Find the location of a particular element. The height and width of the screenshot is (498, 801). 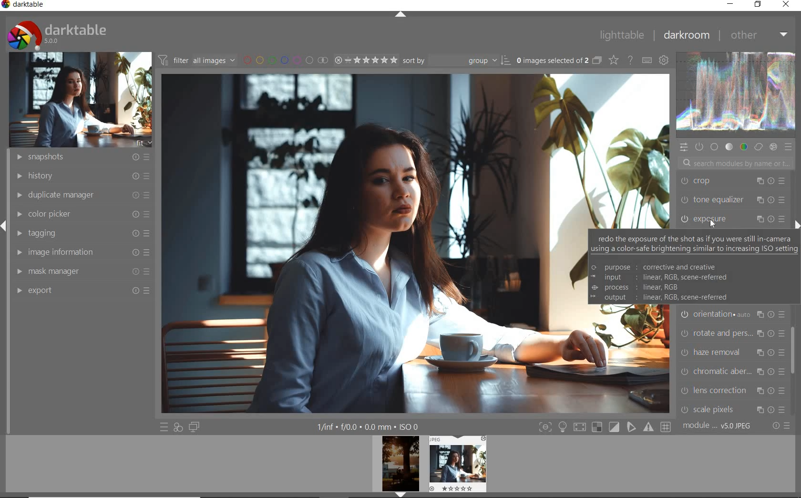

ORIENTATION is located at coordinates (734, 314).